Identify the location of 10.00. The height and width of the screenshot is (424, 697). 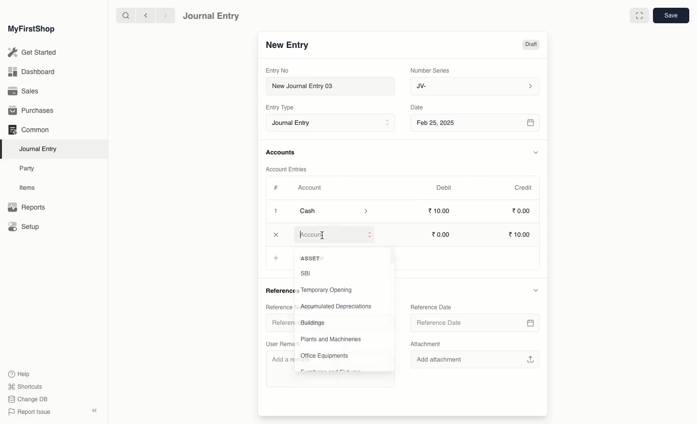
(443, 234).